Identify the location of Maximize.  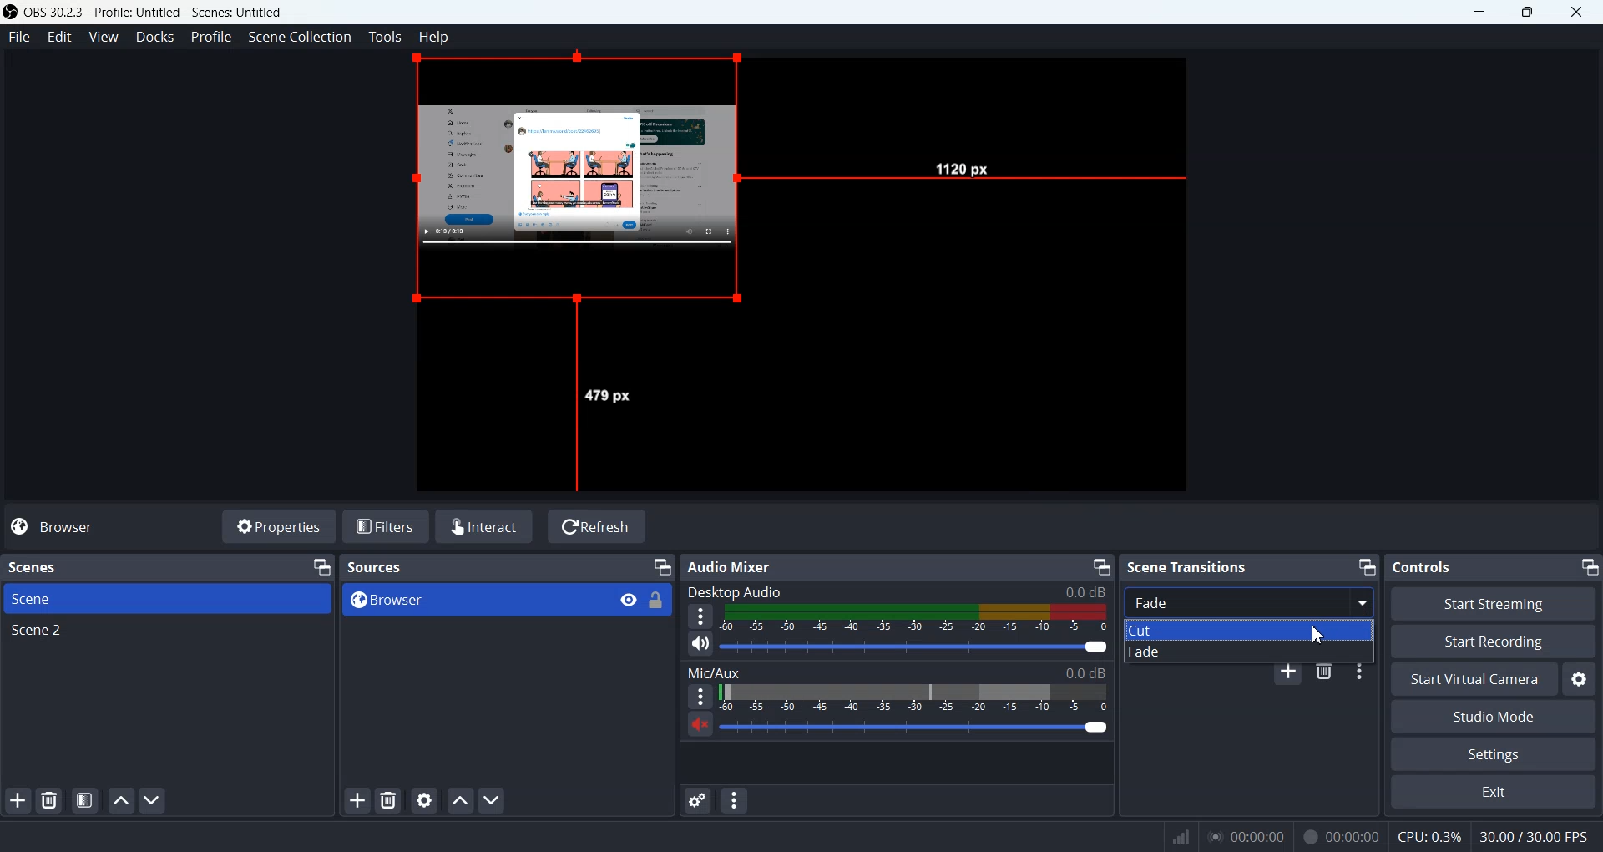
(1527, 12).